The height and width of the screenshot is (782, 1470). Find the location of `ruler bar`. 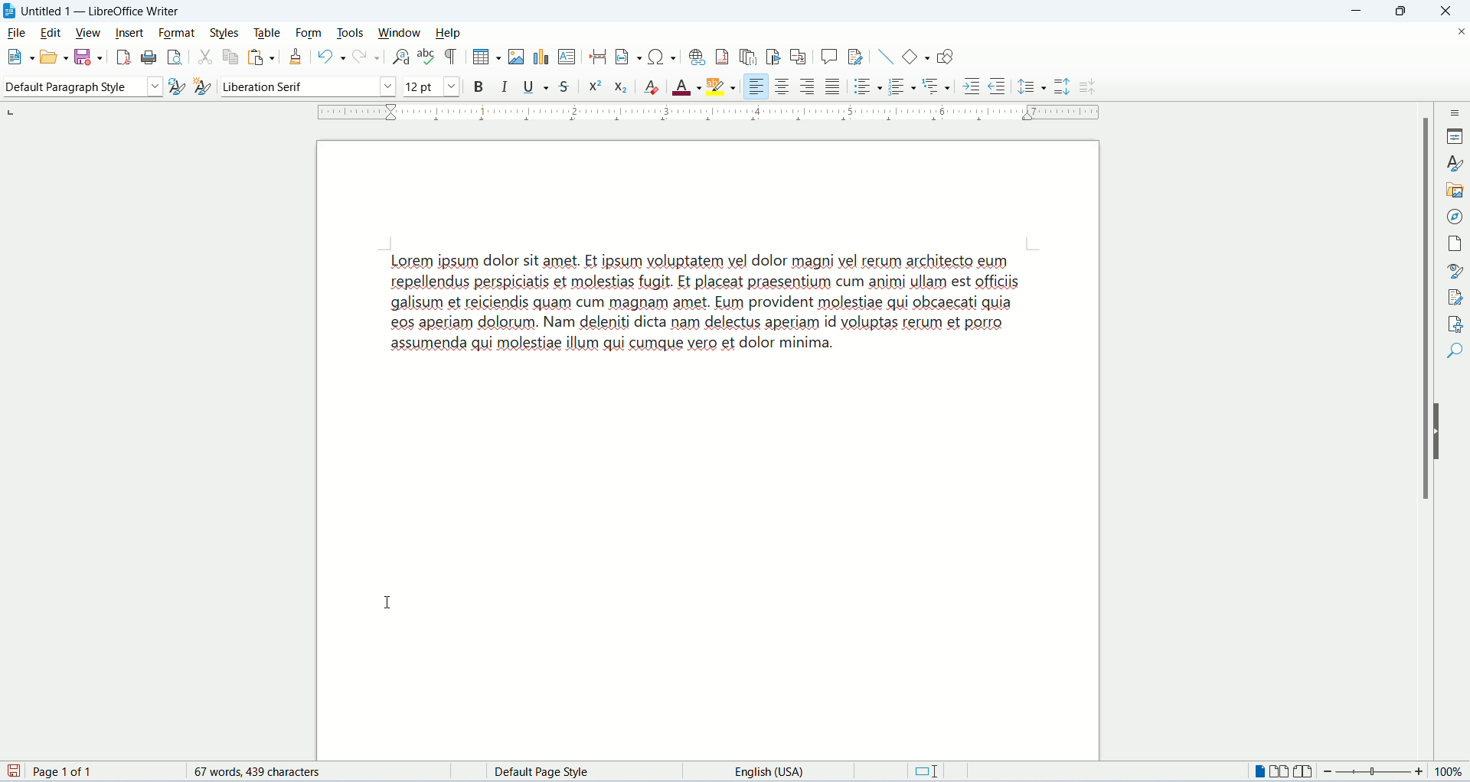

ruler bar is located at coordinates (710, 112).